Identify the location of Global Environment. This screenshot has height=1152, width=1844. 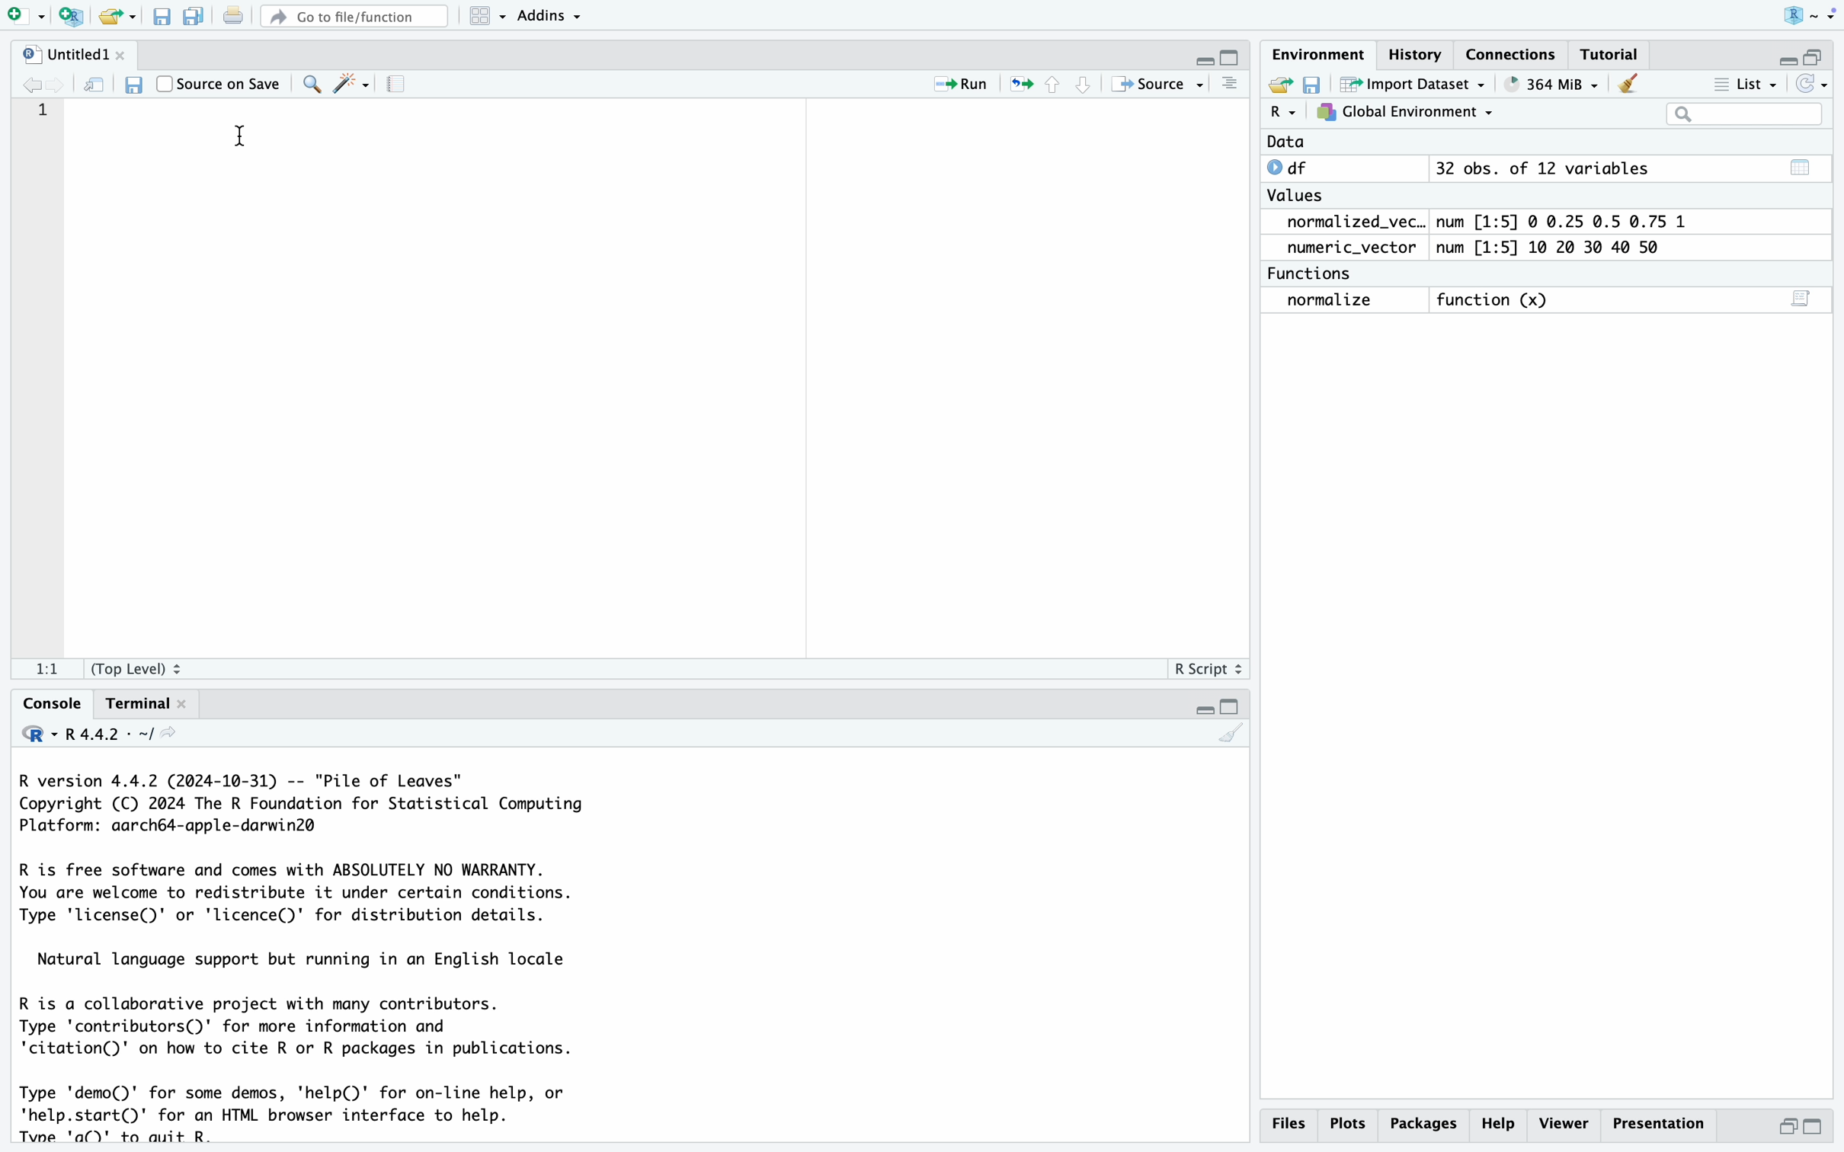
(1406, 113).